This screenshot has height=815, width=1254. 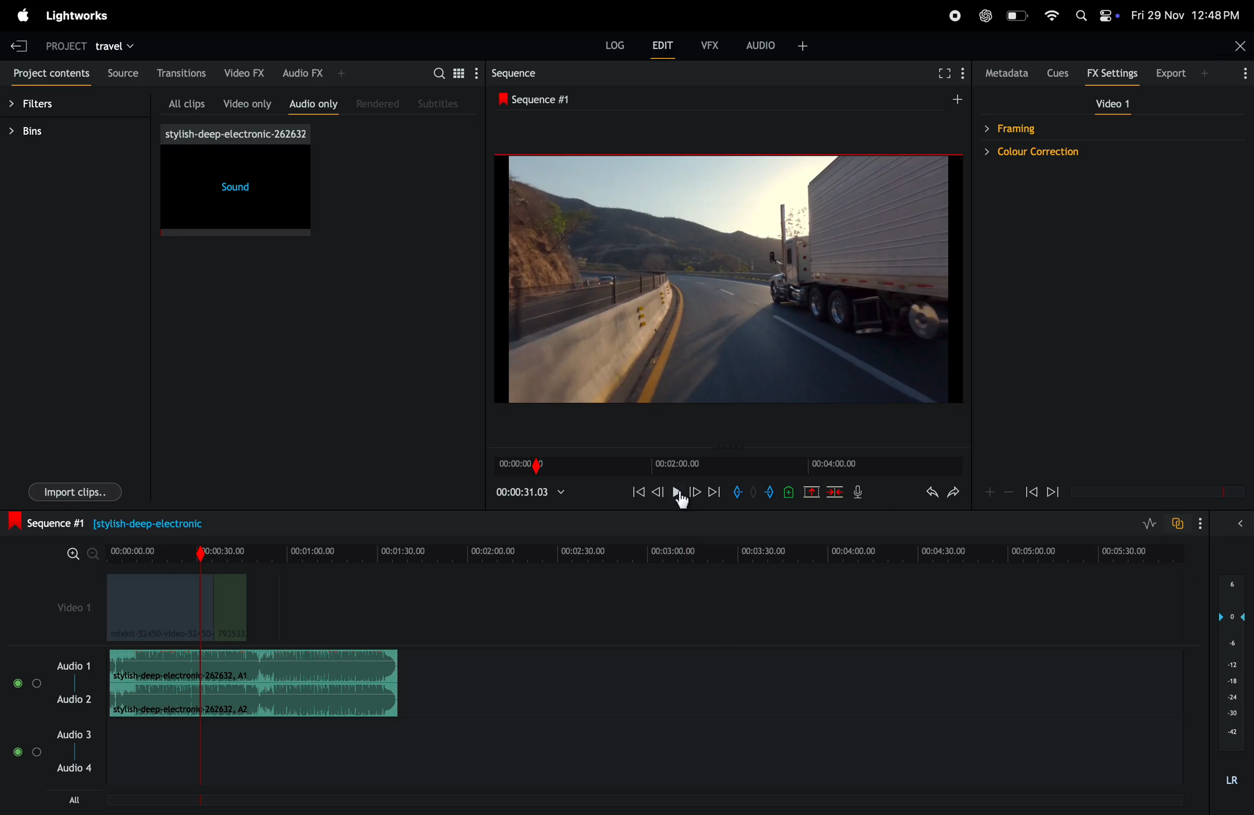 I want to click on video fx, so click(x=247, y=72).